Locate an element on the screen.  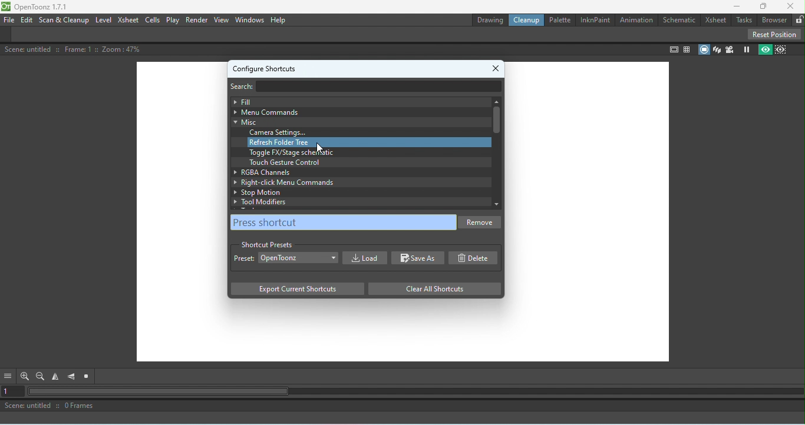
Refresh folder tree is located at coordinates (369, 142).